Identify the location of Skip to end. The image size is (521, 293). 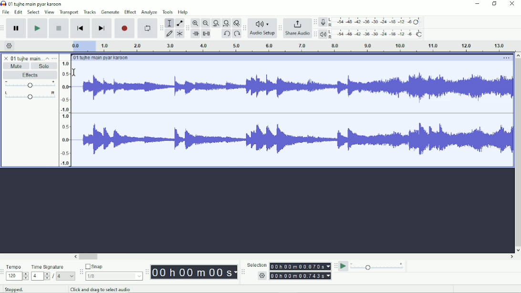
(102, 29).